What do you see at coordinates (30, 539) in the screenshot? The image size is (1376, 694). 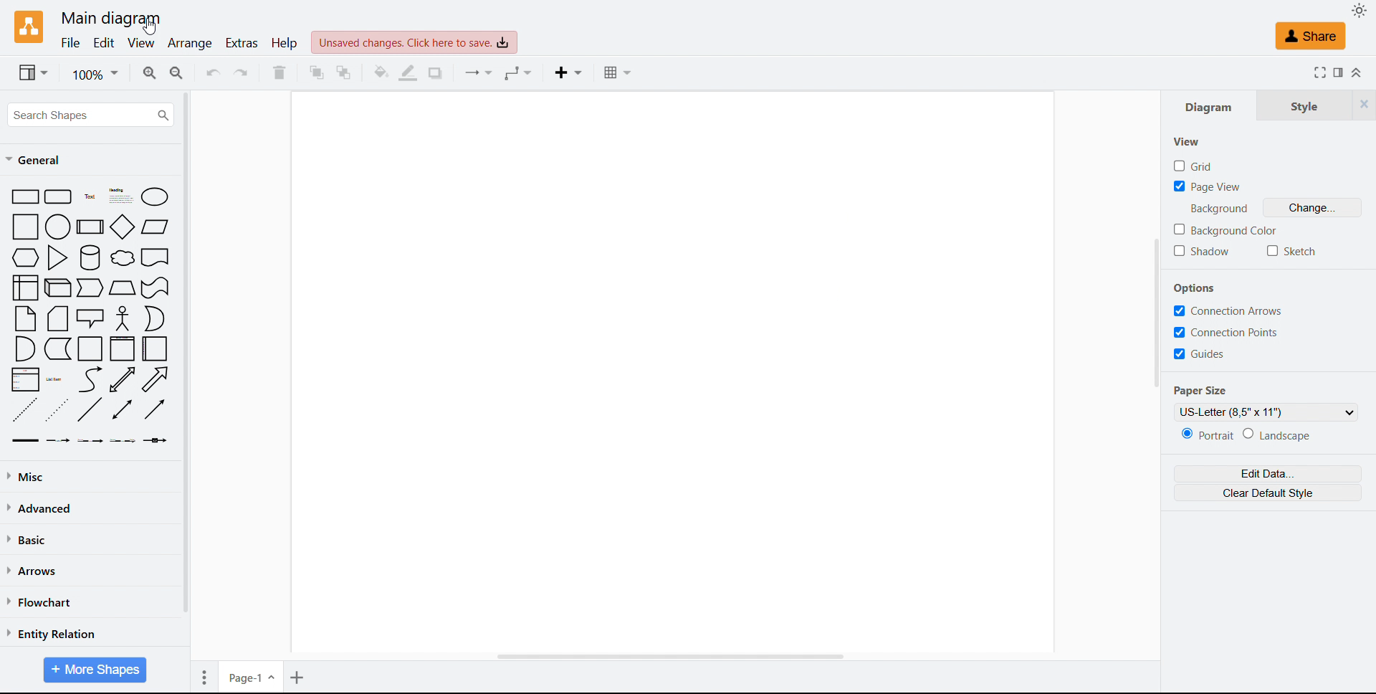 I see `Basic ` at bounding box center [30, 539].